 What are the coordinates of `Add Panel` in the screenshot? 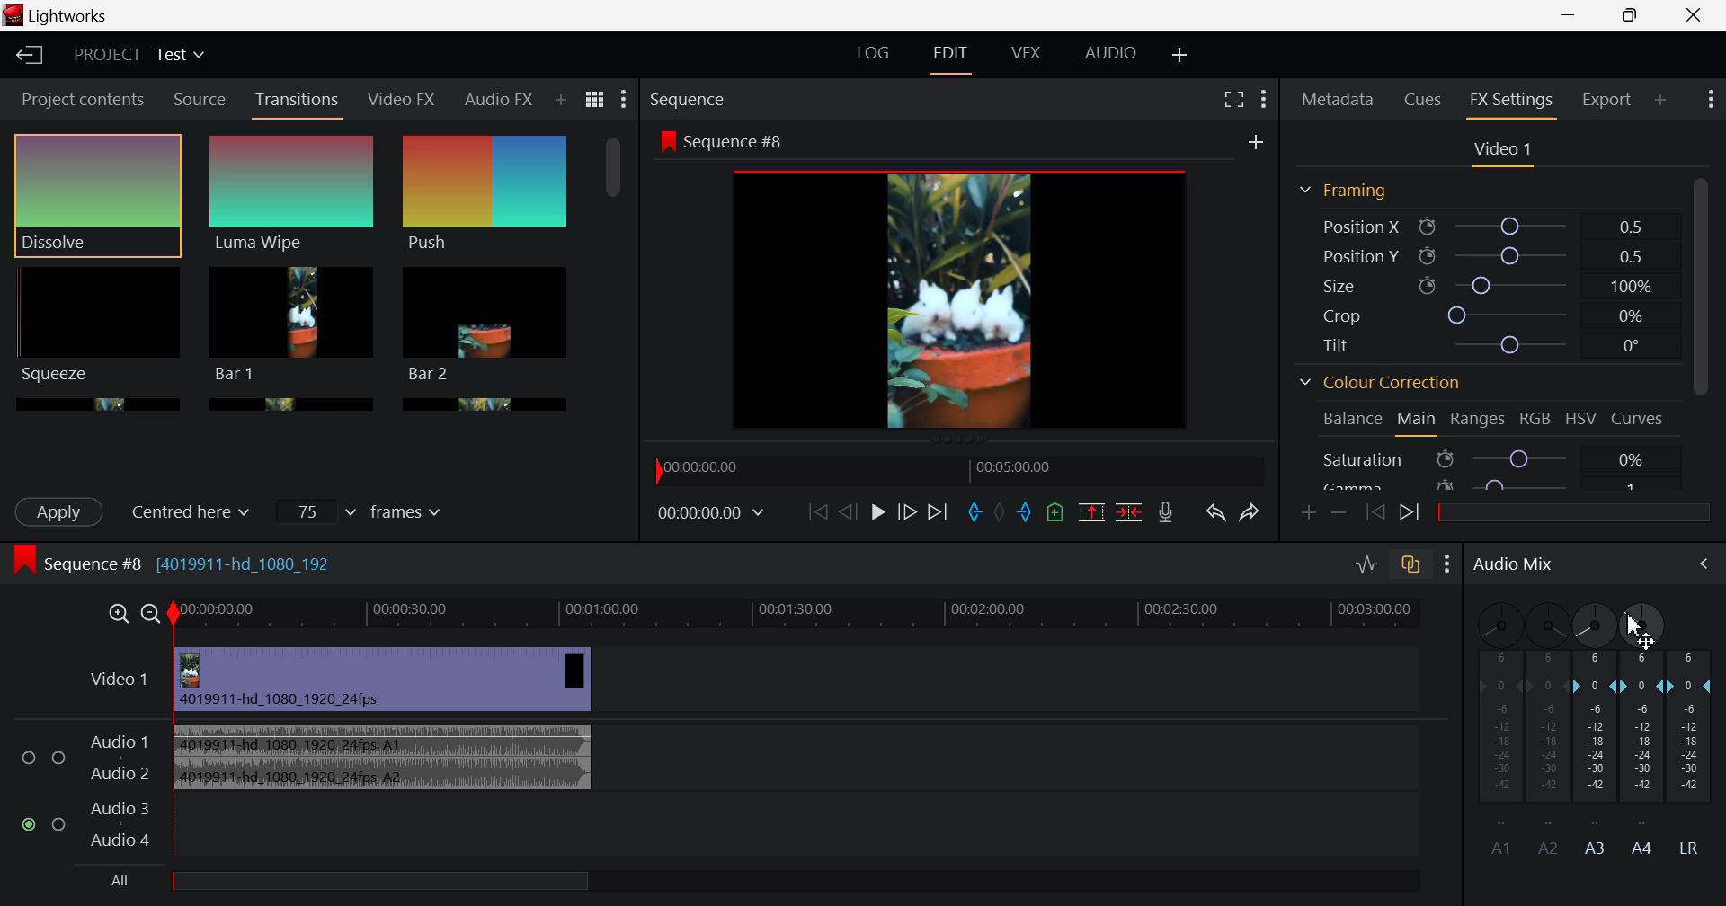 It's located at (561, 101).